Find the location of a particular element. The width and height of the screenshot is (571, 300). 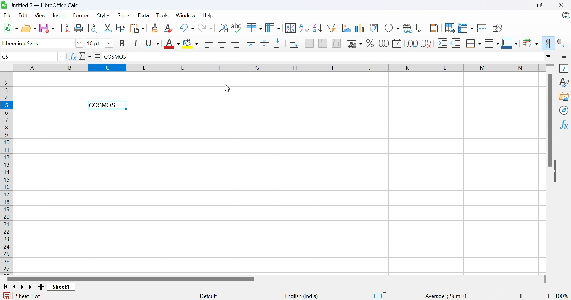

Tools is located at coordinates (163, 15).